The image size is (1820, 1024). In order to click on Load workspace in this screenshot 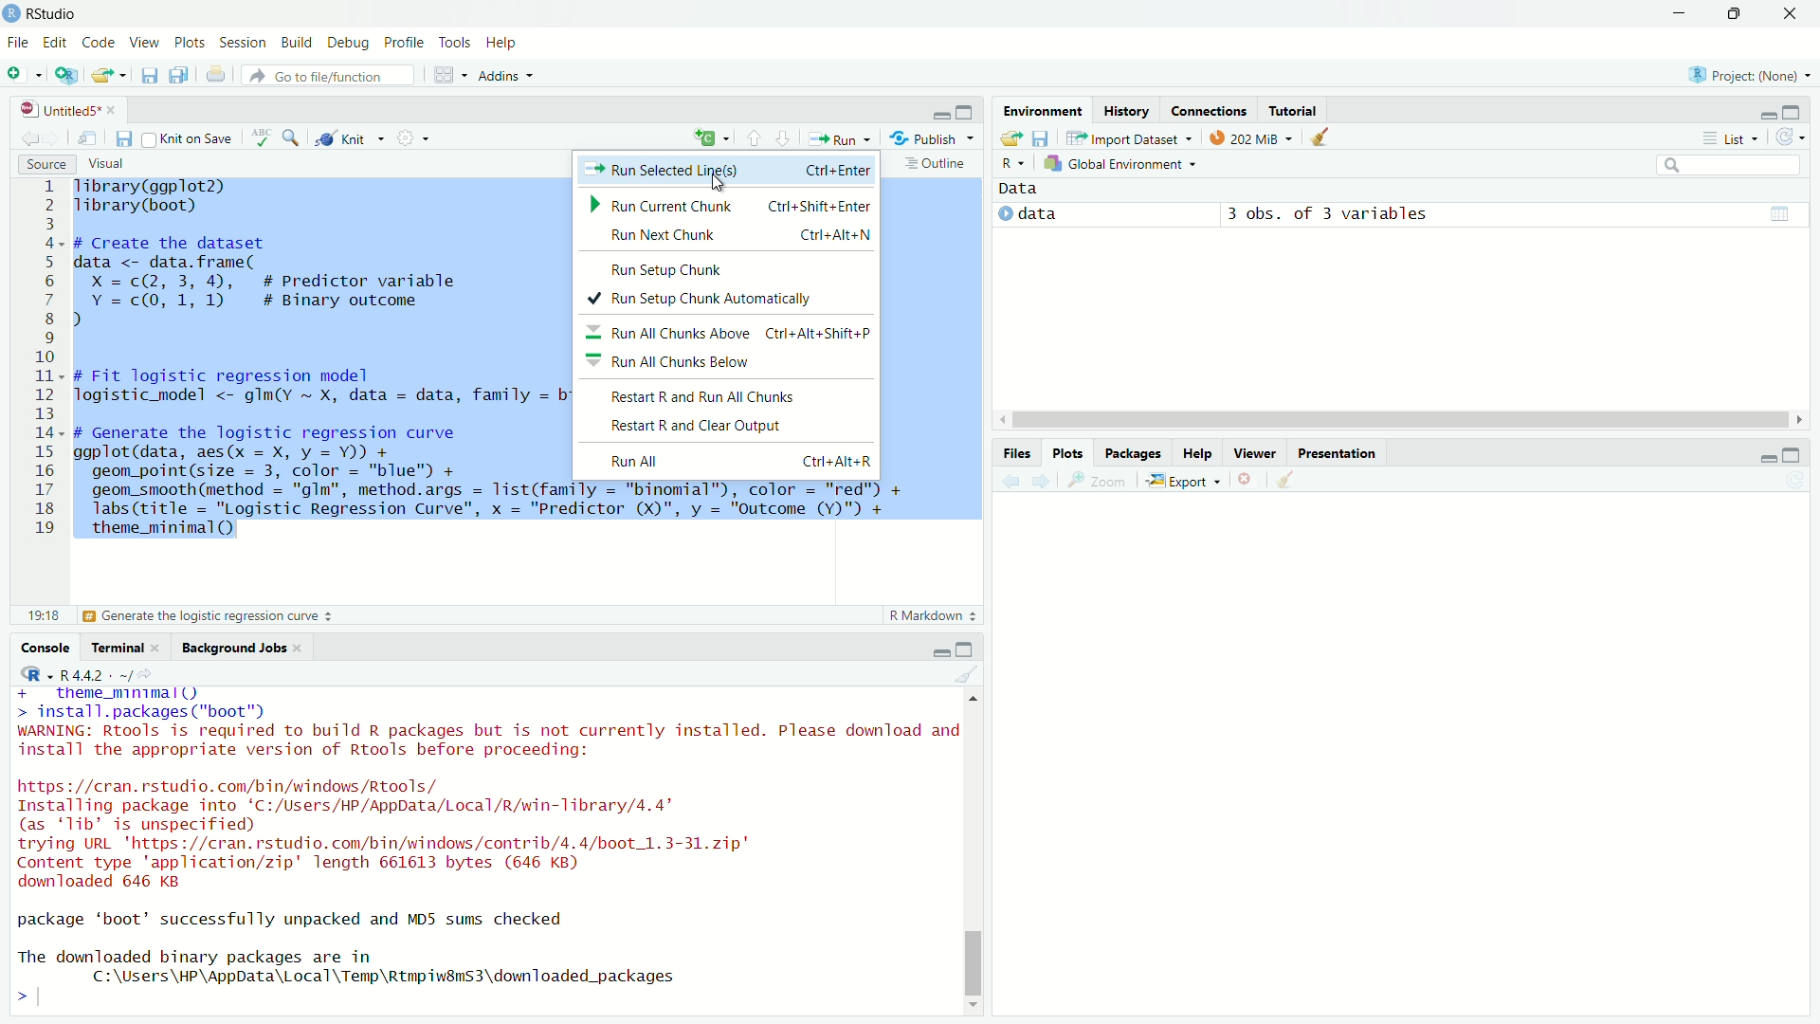, I will do `click(1010, 138)`.